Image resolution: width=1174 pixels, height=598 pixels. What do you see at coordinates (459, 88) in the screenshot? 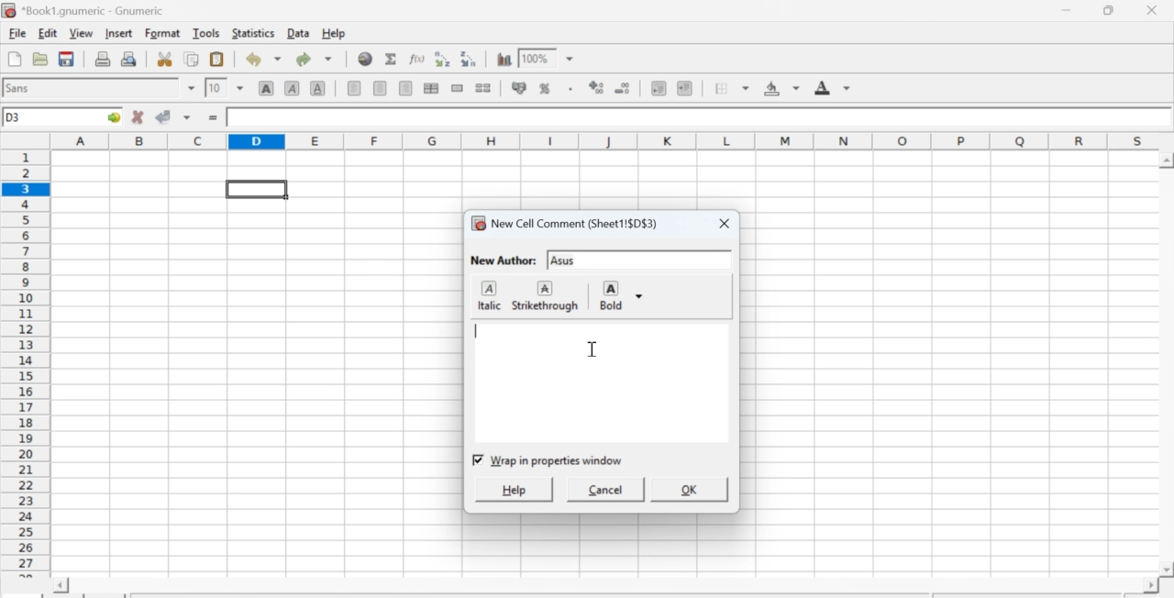
I see `Merge cells` at bounding box center [459, 88].